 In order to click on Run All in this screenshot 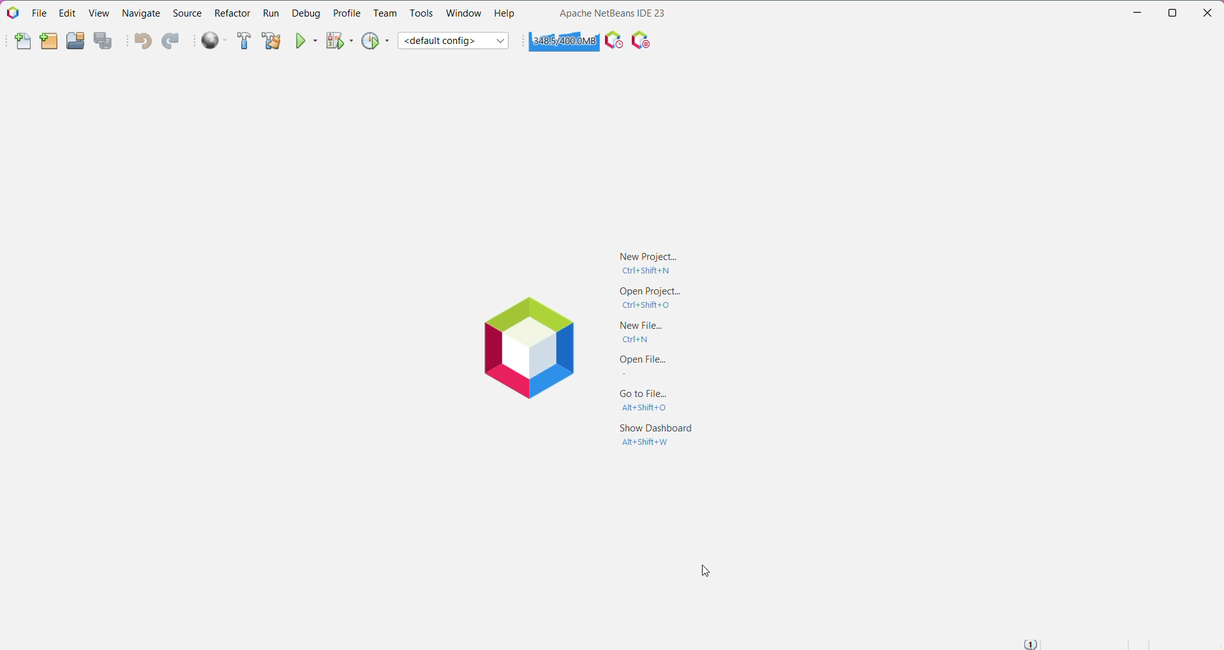, I will do `click(215, 41)`.